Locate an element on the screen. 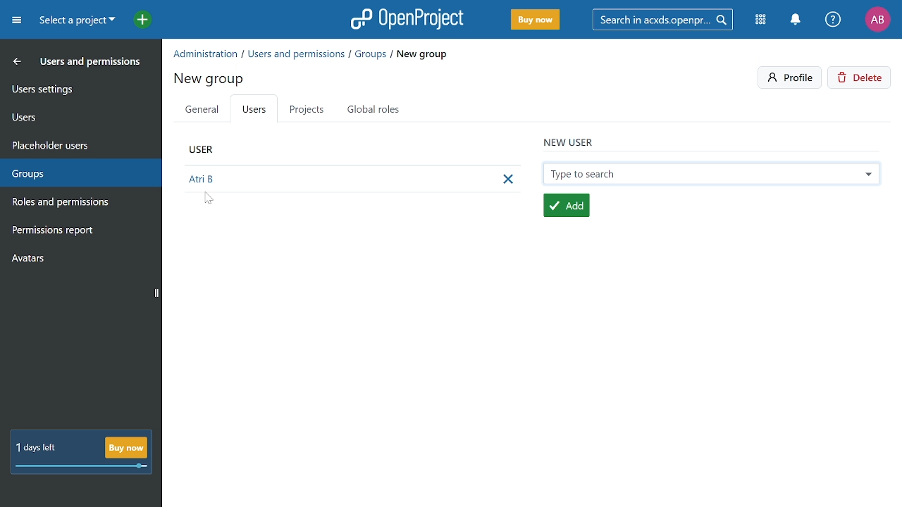 The image size is (902, 507). Buy now is located at coordinates (534, 20).